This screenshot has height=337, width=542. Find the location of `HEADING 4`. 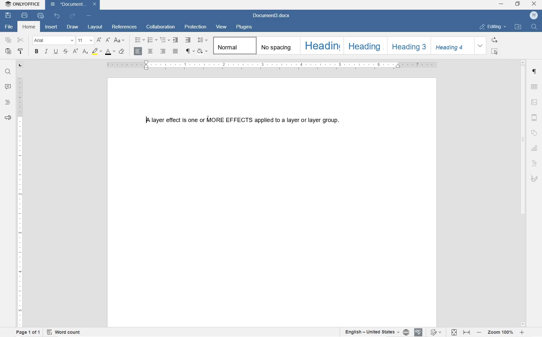

HEADING 4 is located at coordinates (452, 46).